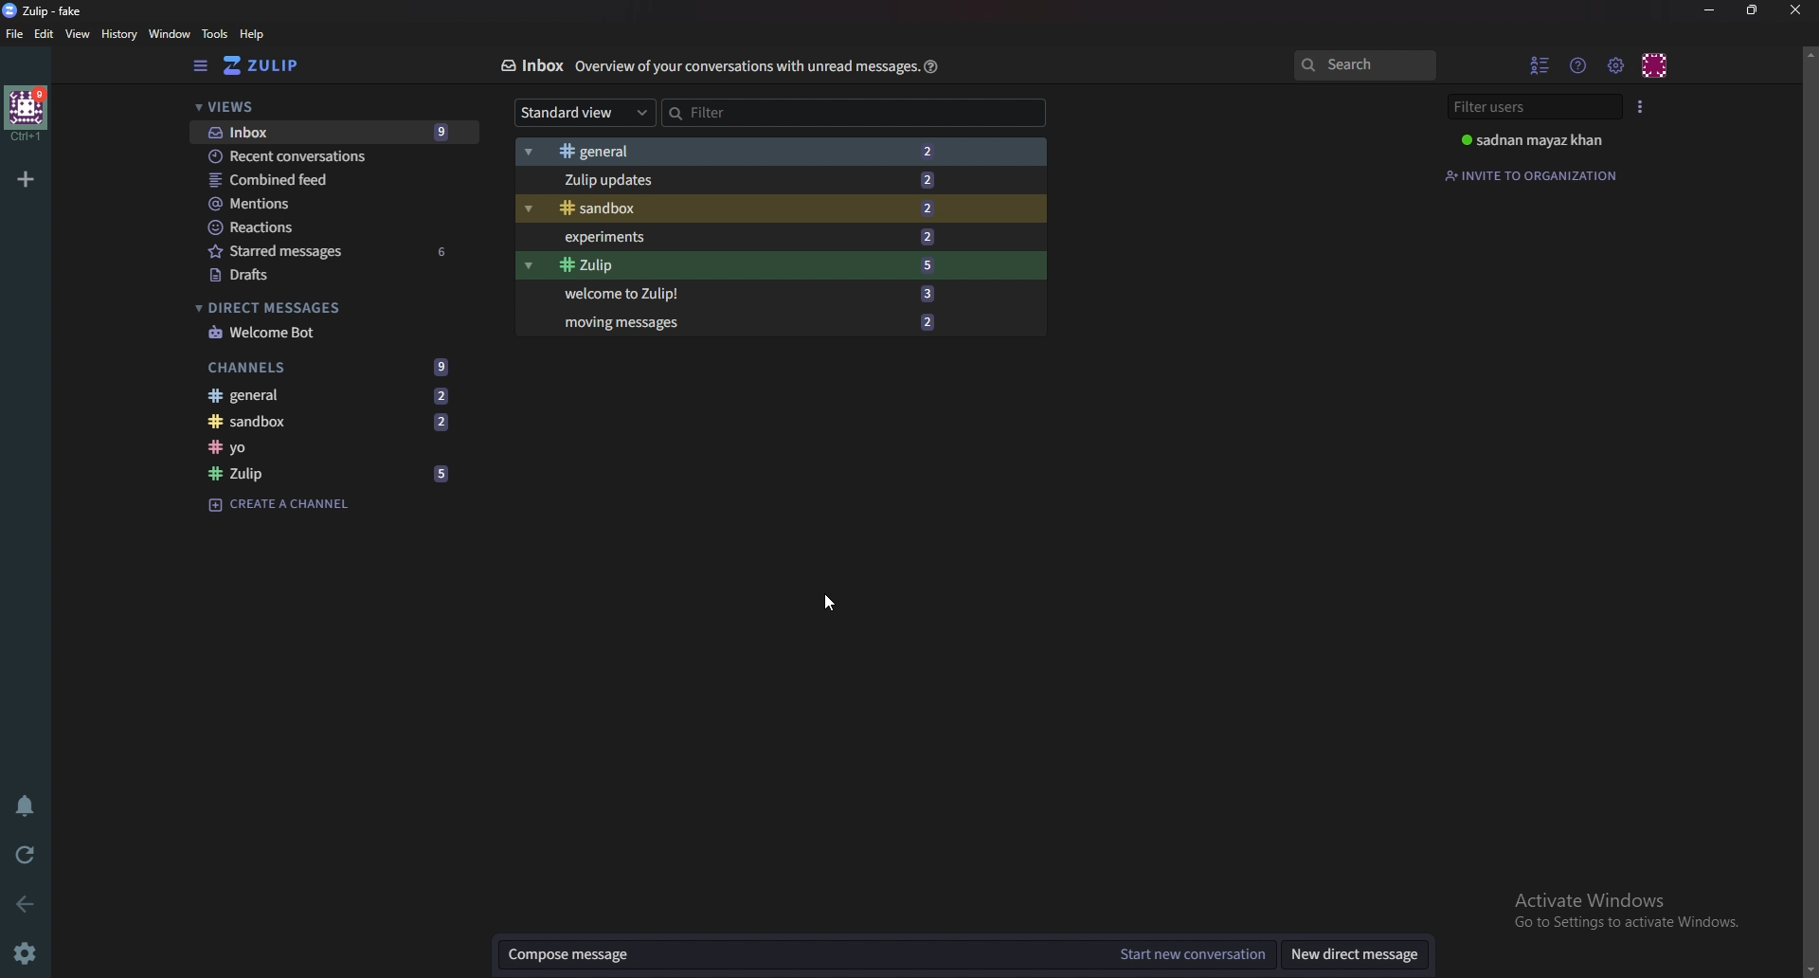  Describe the element at coordinates (700, 64) in the screenshot. I see `& Inbox Overview of your conversations with unread message:` at that location.